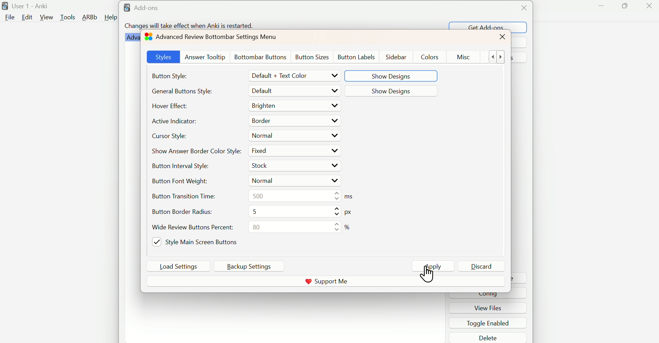  Describe the element at coordinates (264, 121) in the screenshot. I see `Border` at that location.